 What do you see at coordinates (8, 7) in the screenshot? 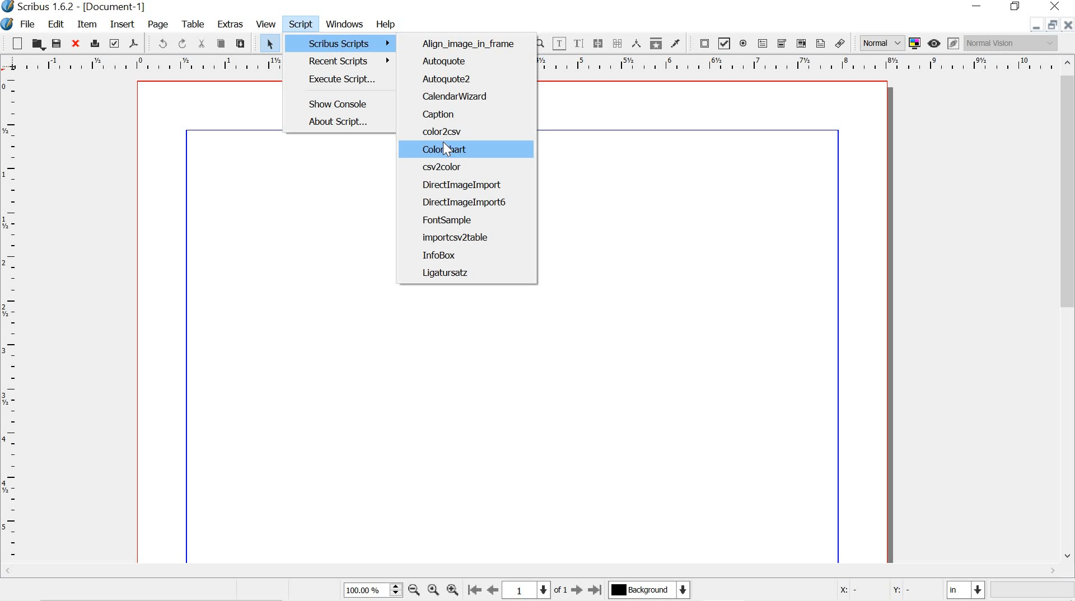
I see `scribus logo` at bounding box center [8, 7].